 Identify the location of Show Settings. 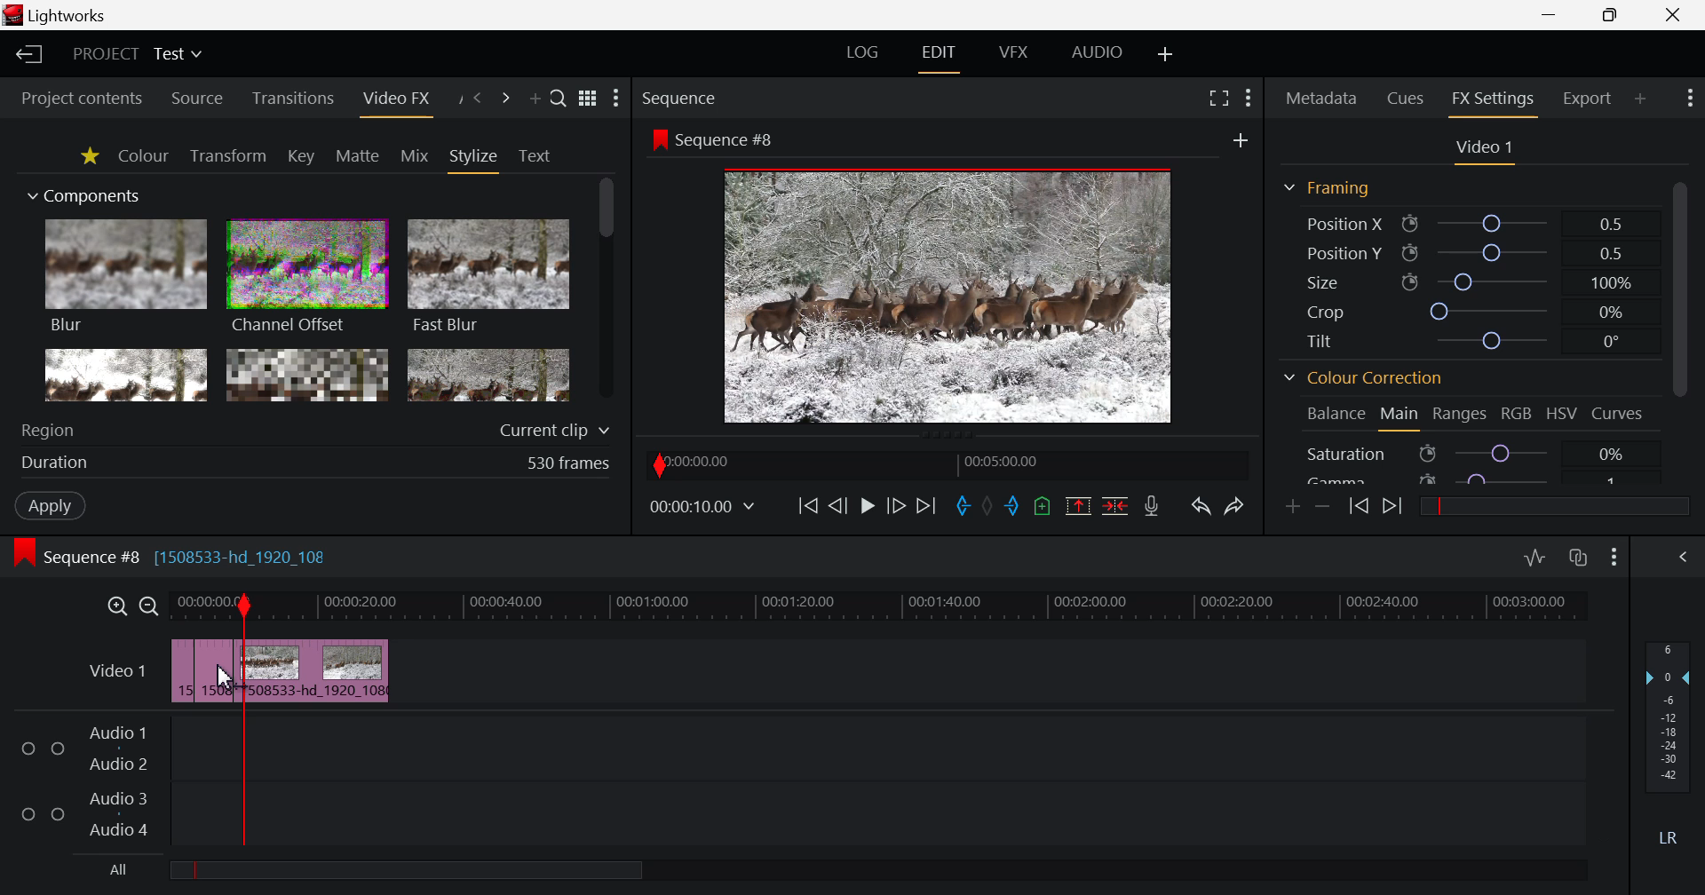
(1688, 100).